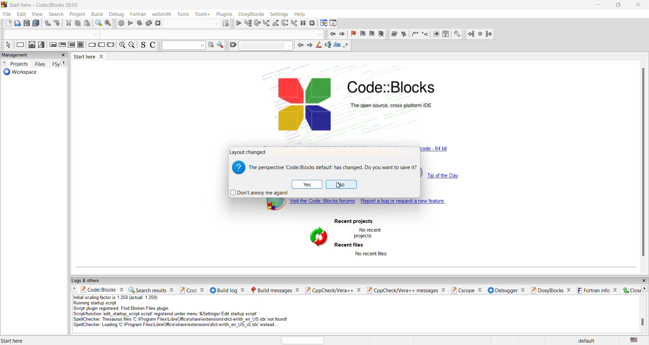  Describe the element at coordinates (341, 184) in the screenshot. I see `No` at that location.